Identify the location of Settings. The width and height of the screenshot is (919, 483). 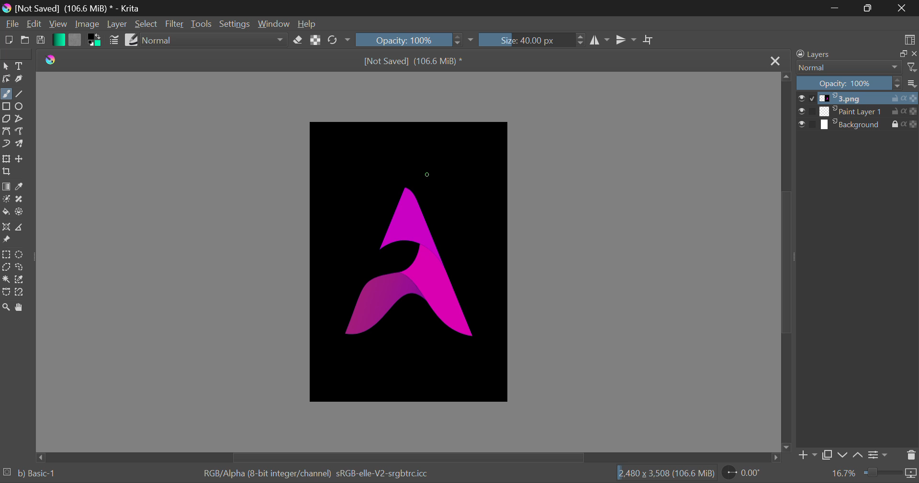
(235, 24).